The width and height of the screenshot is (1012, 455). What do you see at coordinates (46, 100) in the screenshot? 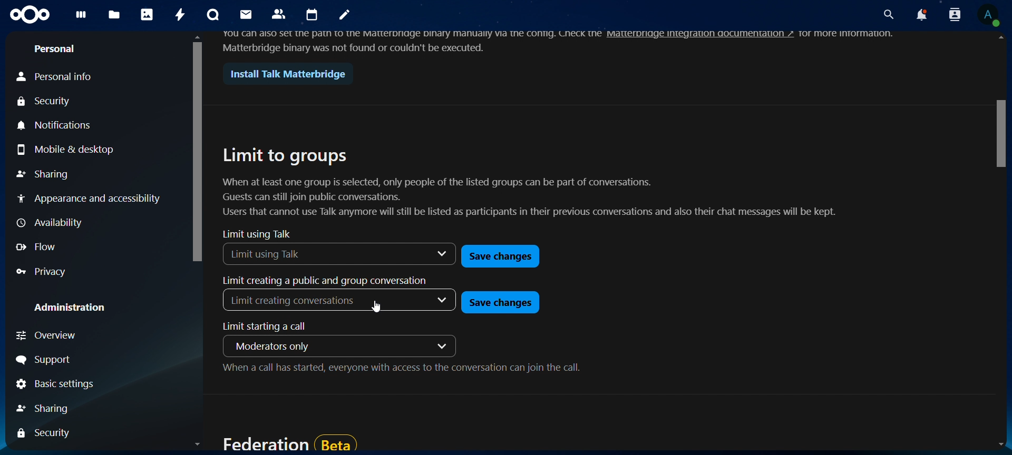
I see `Security` at bounding box center [46, 100].